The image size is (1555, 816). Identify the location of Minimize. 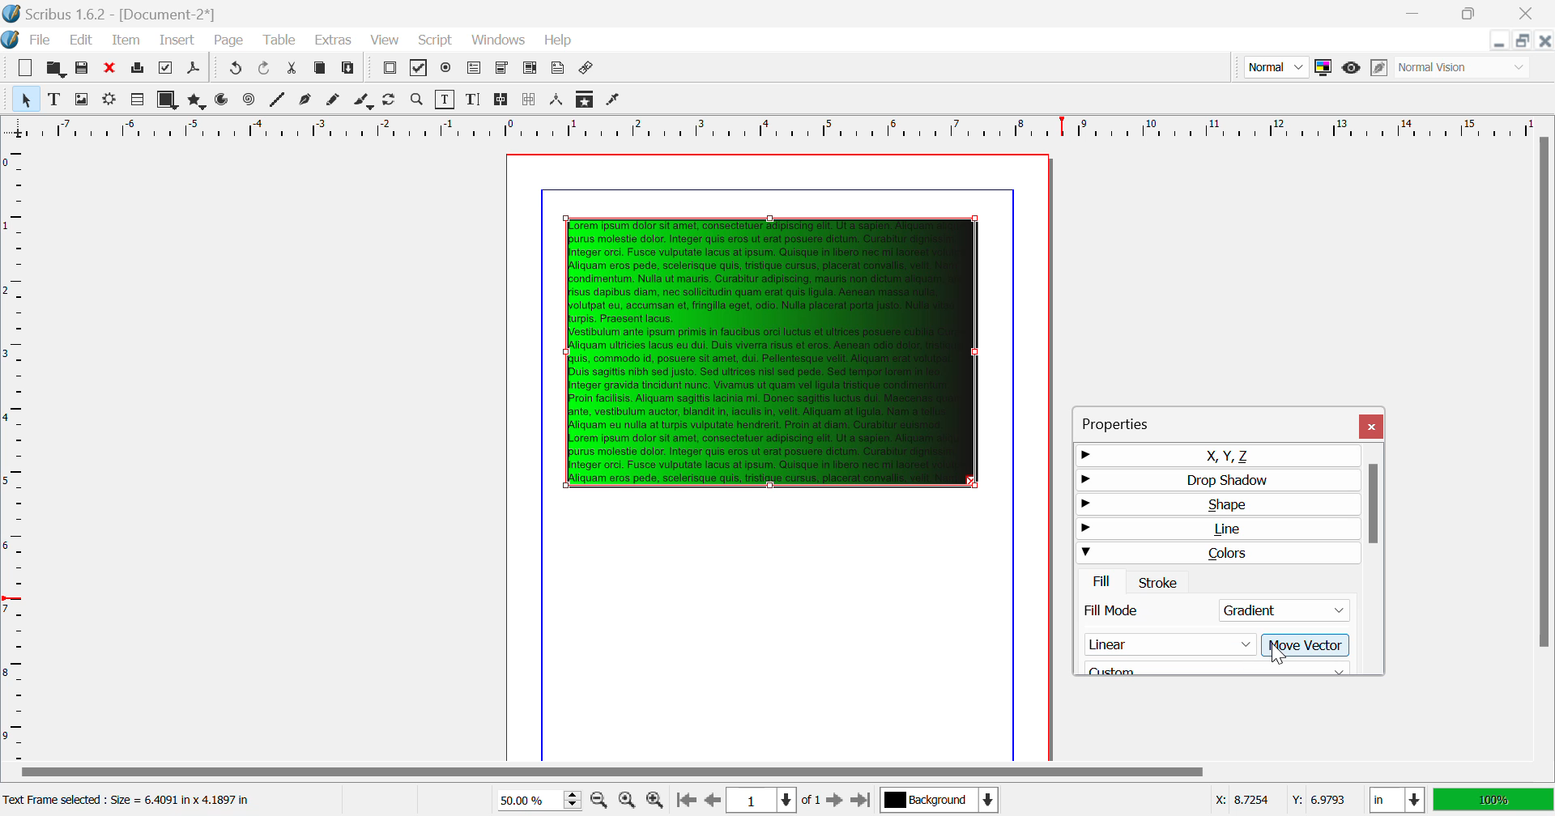
(1472, 14).